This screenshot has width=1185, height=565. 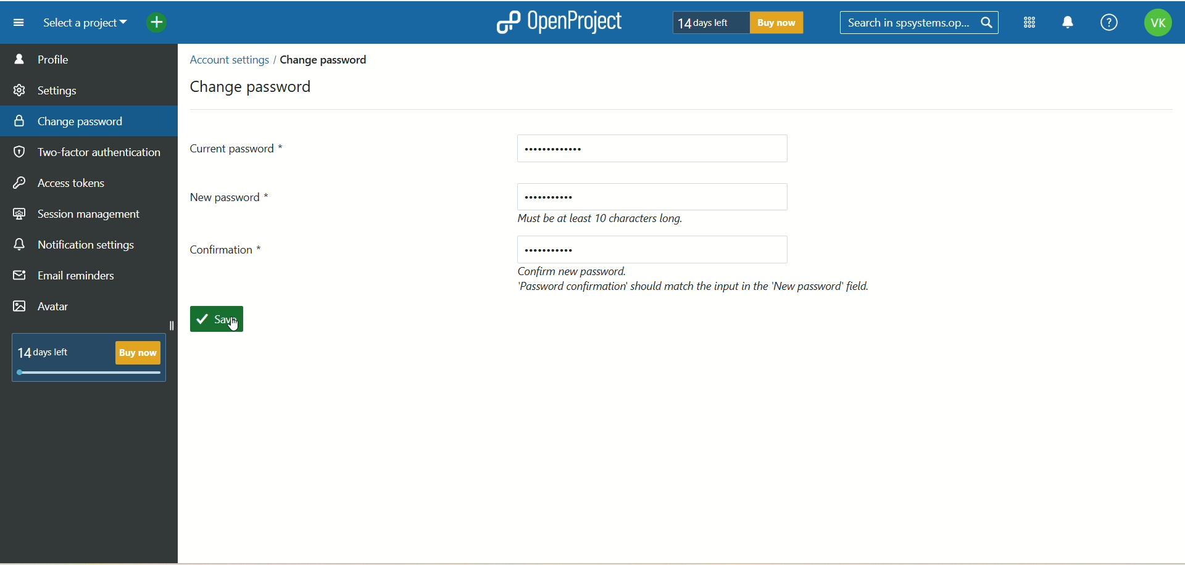 What do you see at coordinates (158, 24) in the screenshot?
I see `add menu` at bounding box center [158, 24].